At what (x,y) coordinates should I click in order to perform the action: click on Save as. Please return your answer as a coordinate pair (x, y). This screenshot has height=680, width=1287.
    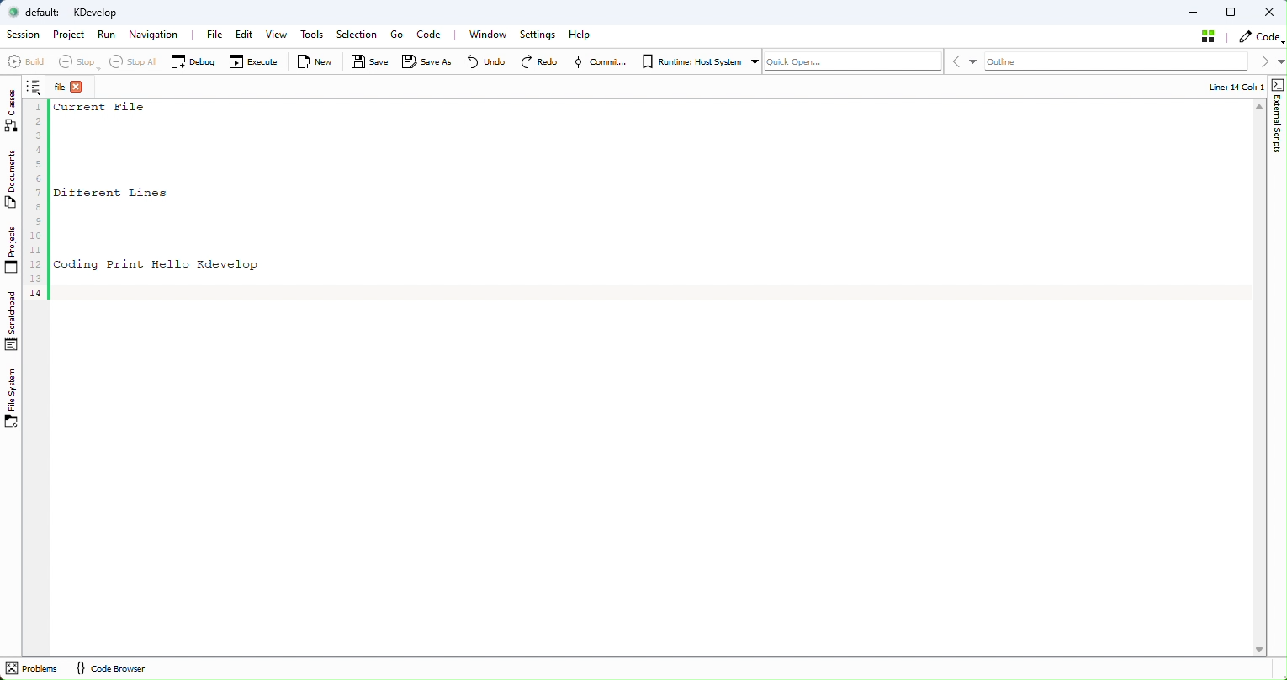
    Looking at the image, I should click on (426, 63).